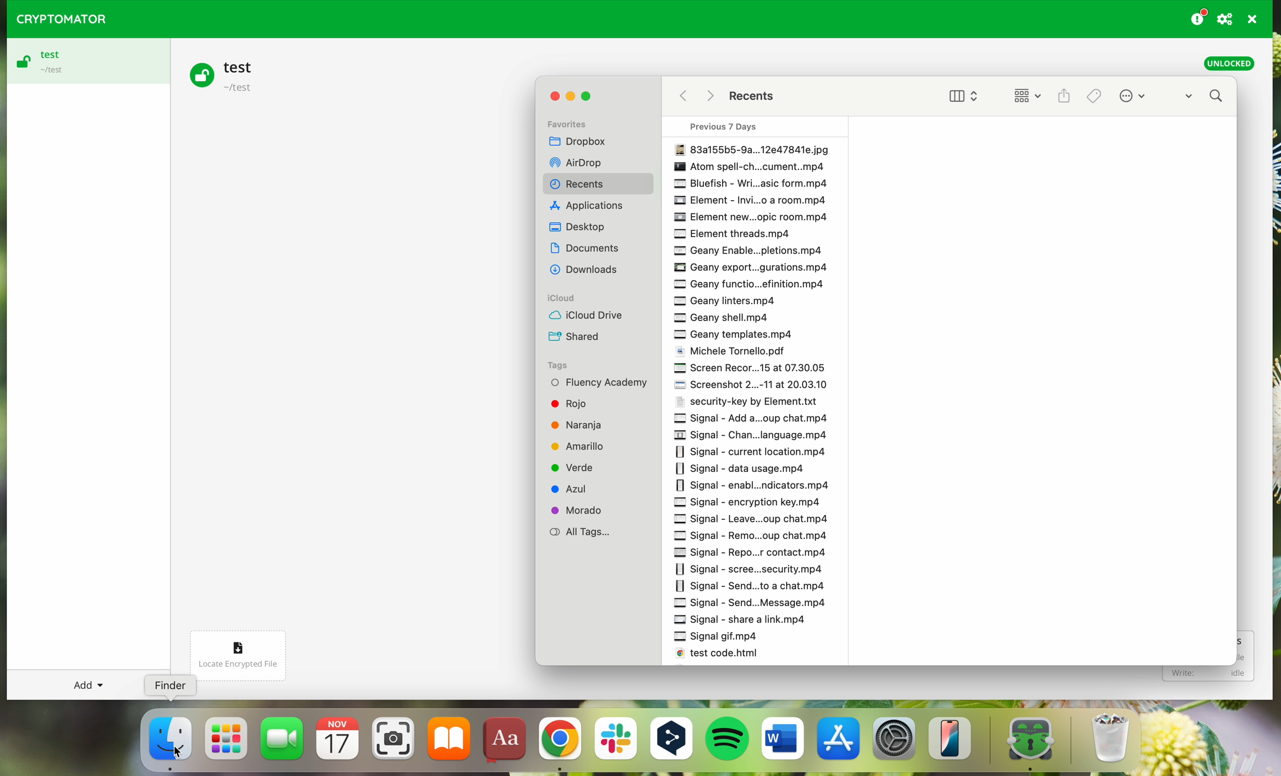 This screenshot has height=776, width=1281. I want to click on Favorites, so click(574, 121).